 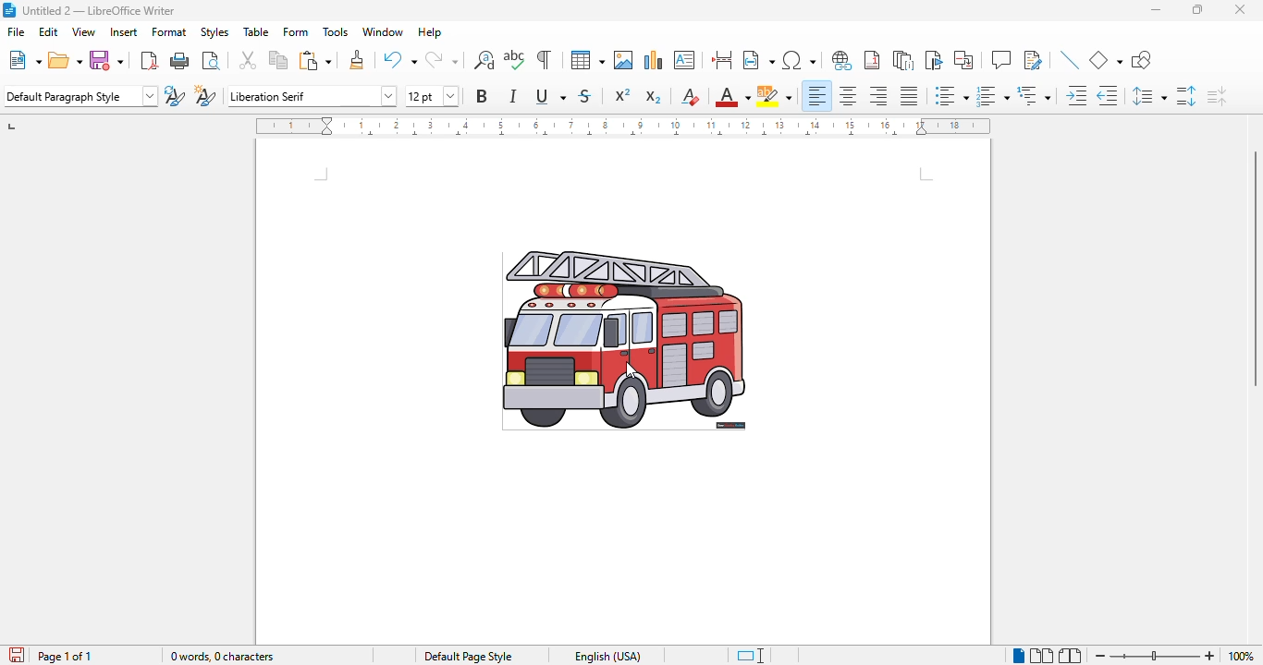 I want to click on text language, so click(x=607, y=656).